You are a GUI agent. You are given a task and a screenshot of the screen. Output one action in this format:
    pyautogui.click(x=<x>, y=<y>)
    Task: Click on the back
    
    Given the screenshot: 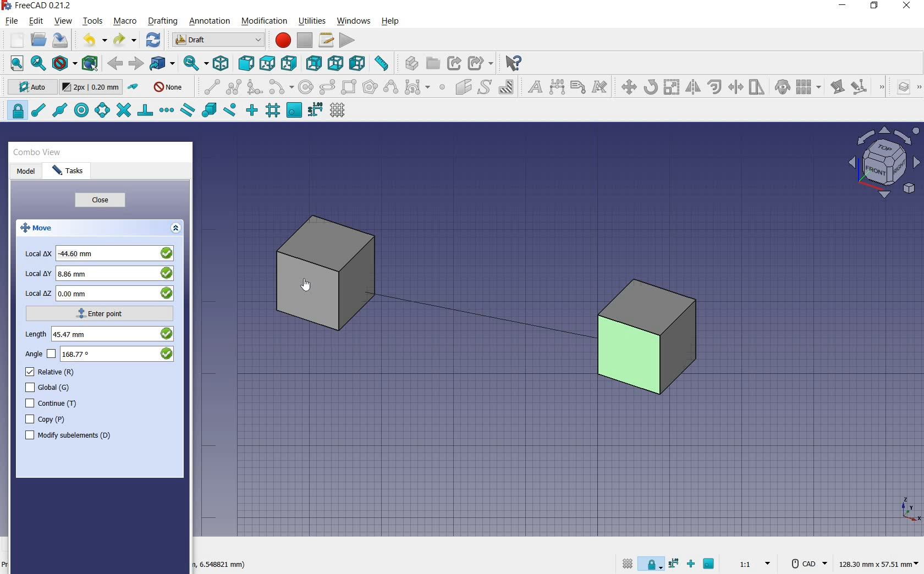 What is the action you would take?
    pyautogui.click(x=116, y=64)
    